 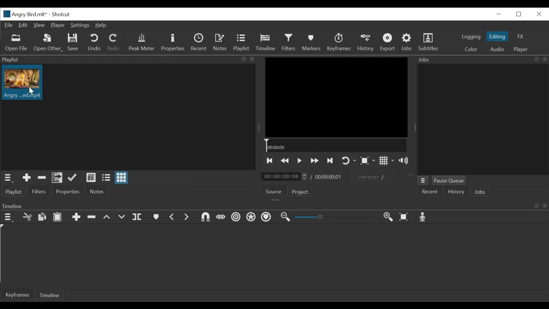 I want to click on Notes, so click(x=96, y=191).